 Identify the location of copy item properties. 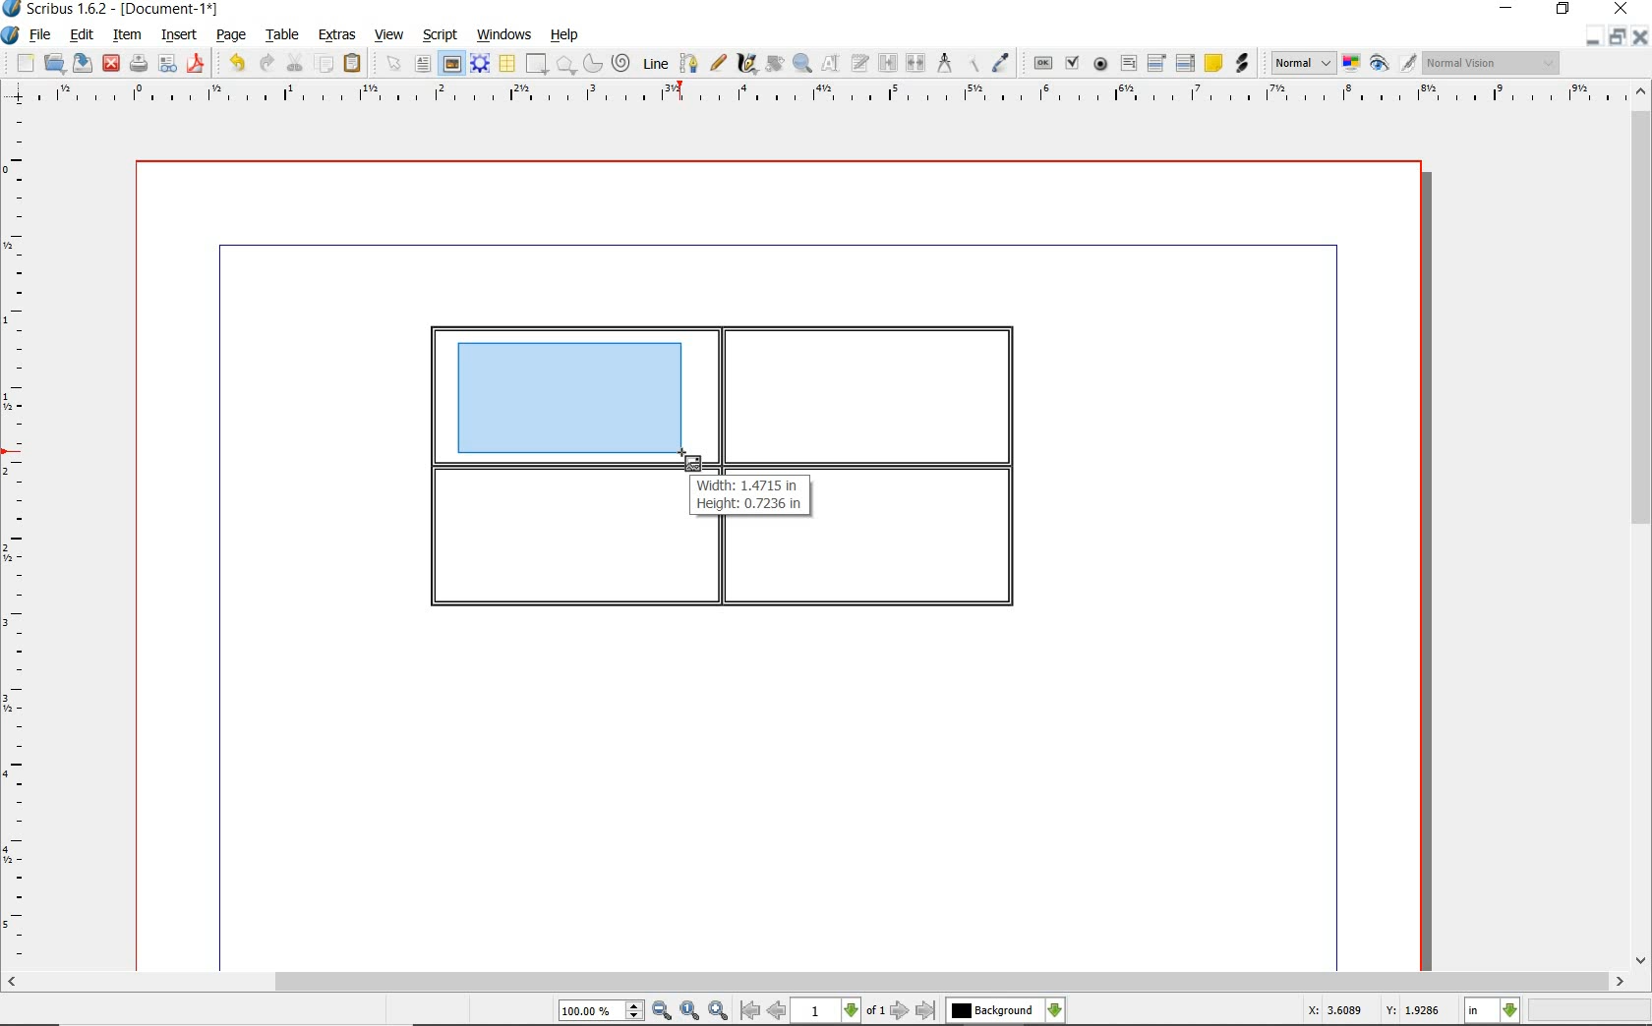
(972, 64).